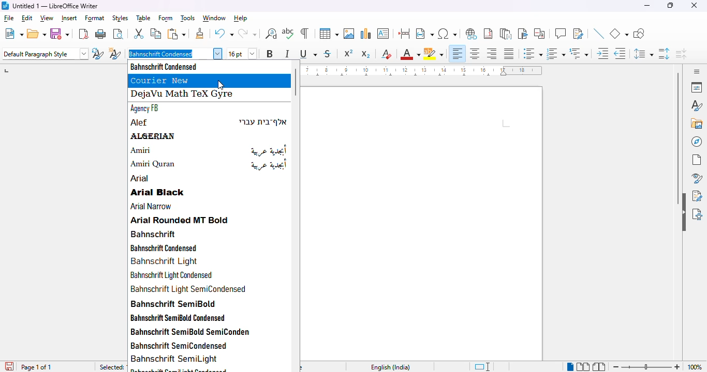 This screenshot has height=372, width=707. I want to click on align left, so click(458, 54).